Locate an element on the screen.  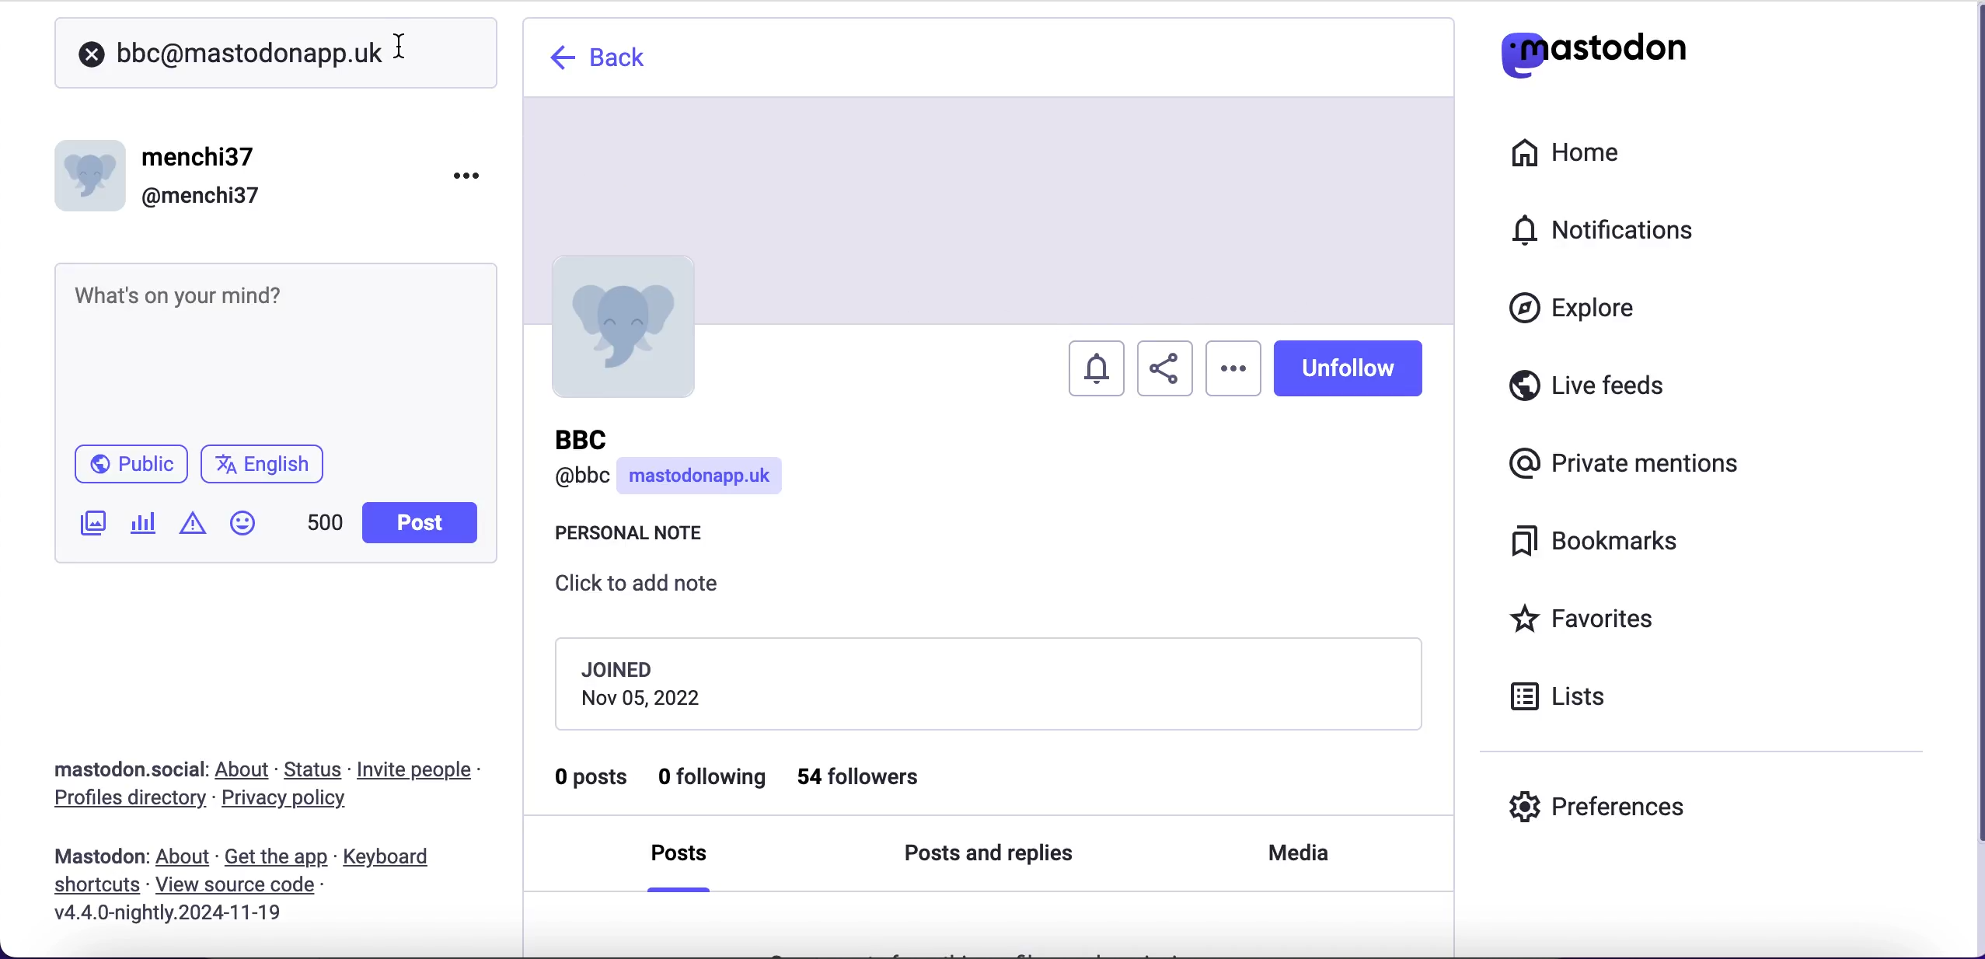
unfollow is located at coordinates (1359, 368).